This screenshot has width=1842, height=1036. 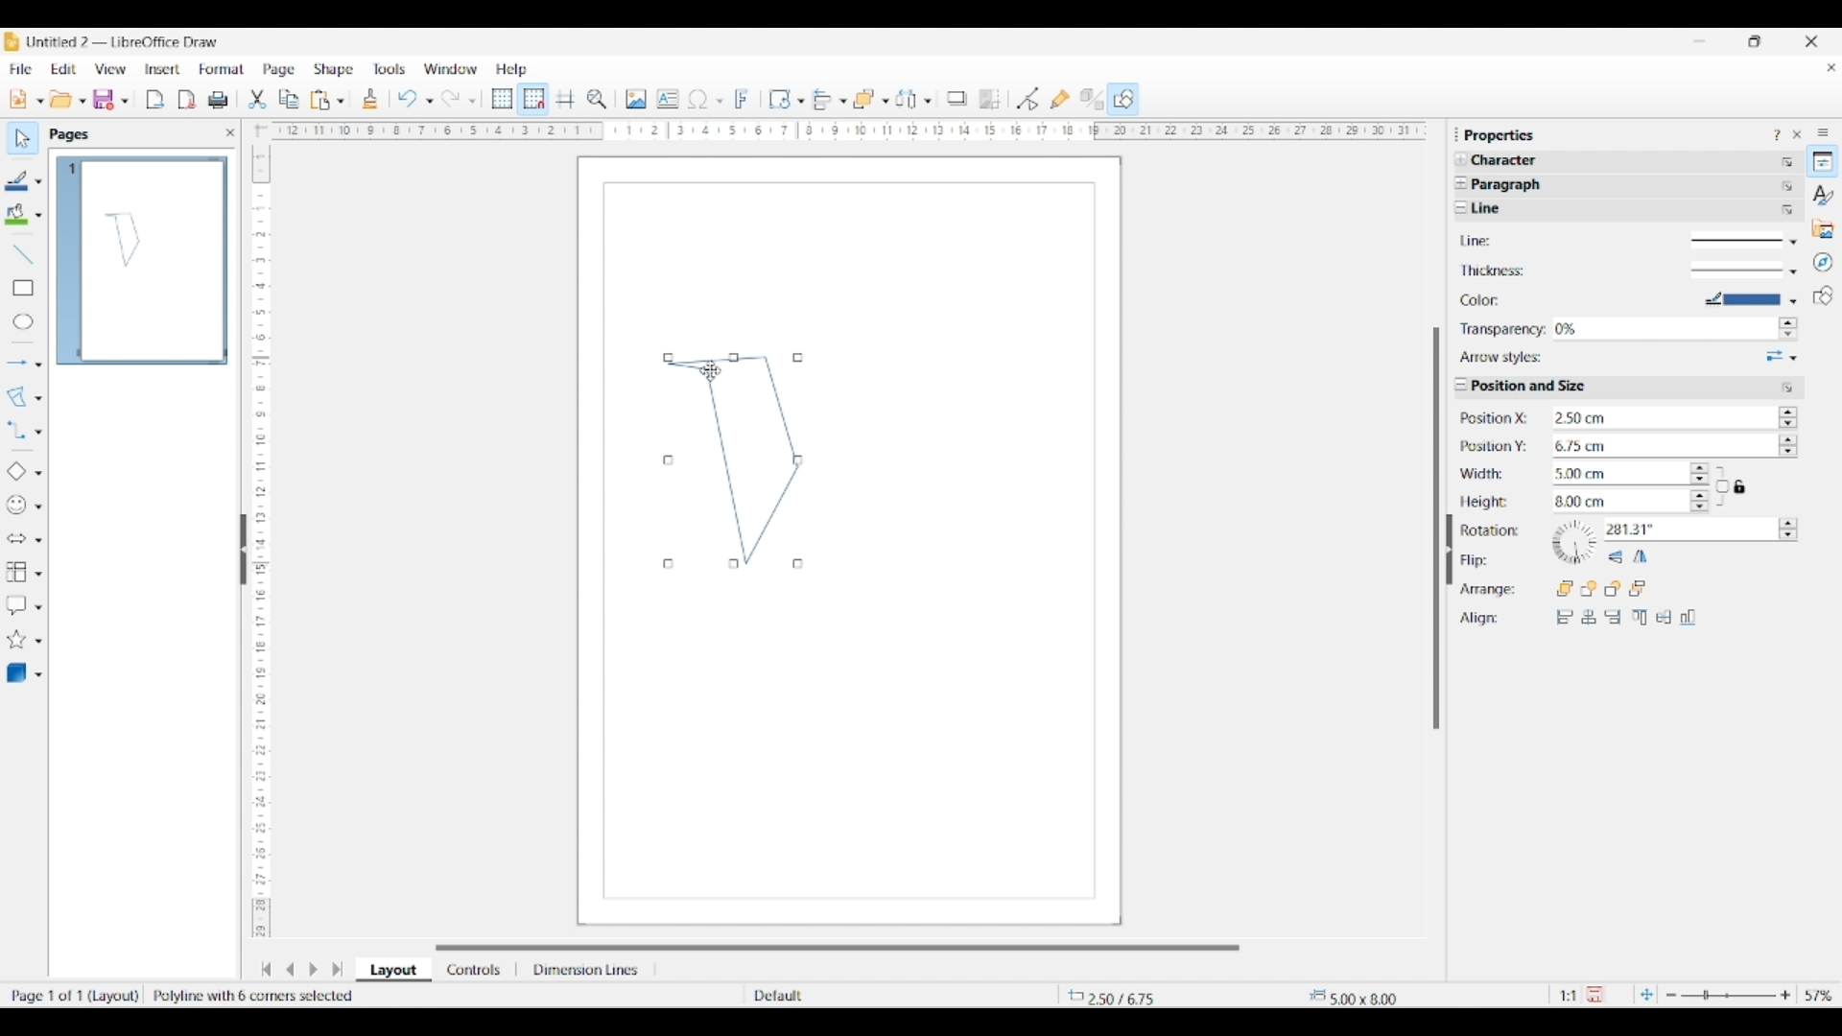 I want to click on Selected alignment, so click(x=822, y=98).